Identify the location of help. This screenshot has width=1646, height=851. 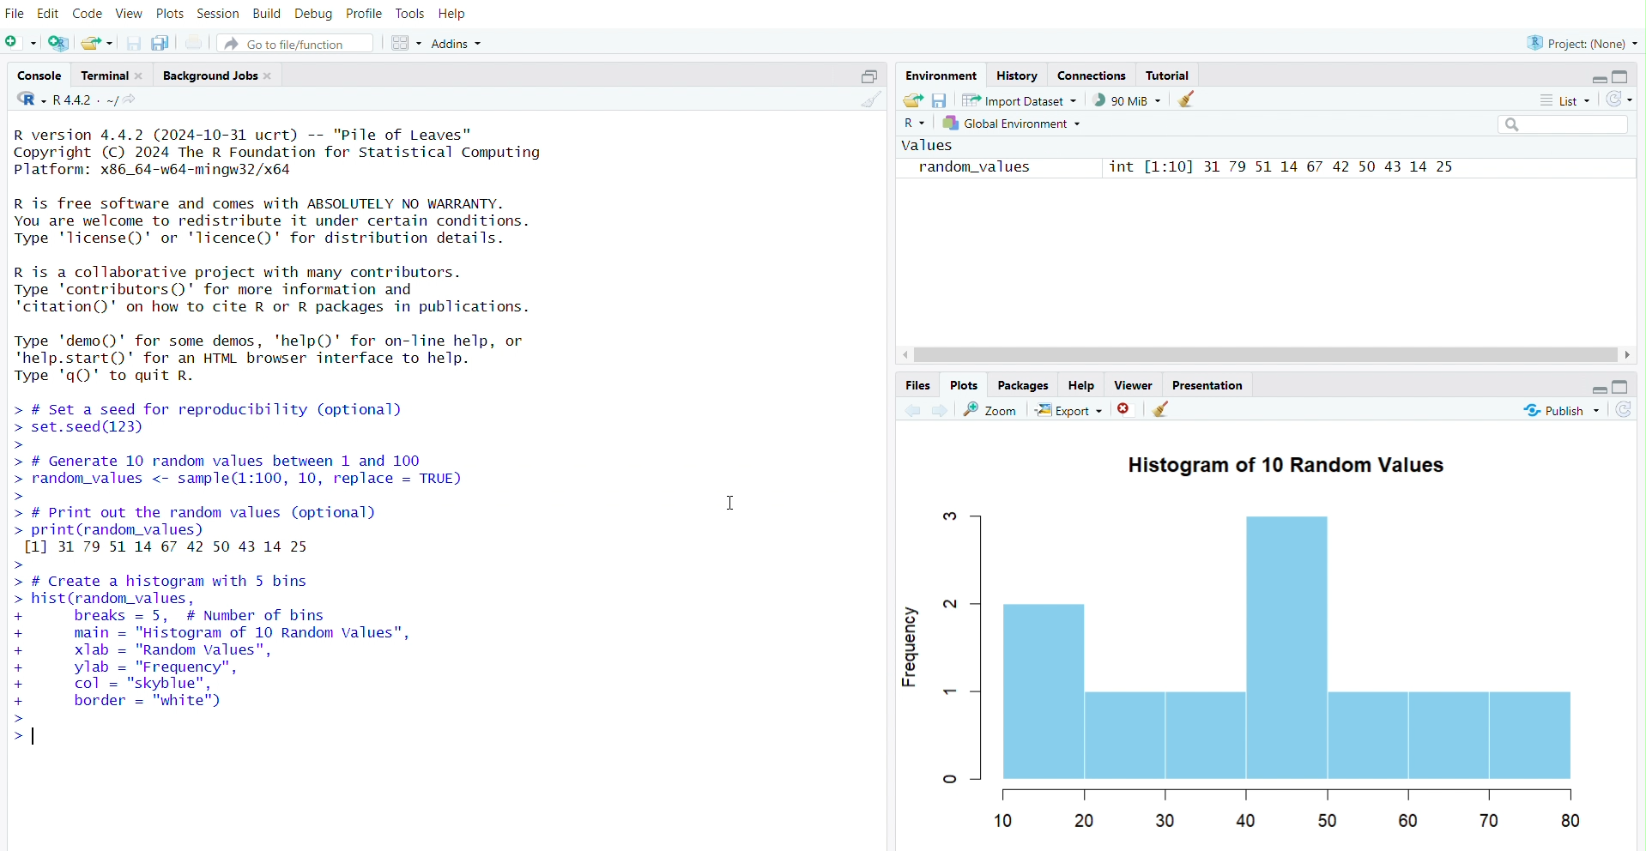
(1085, 383).